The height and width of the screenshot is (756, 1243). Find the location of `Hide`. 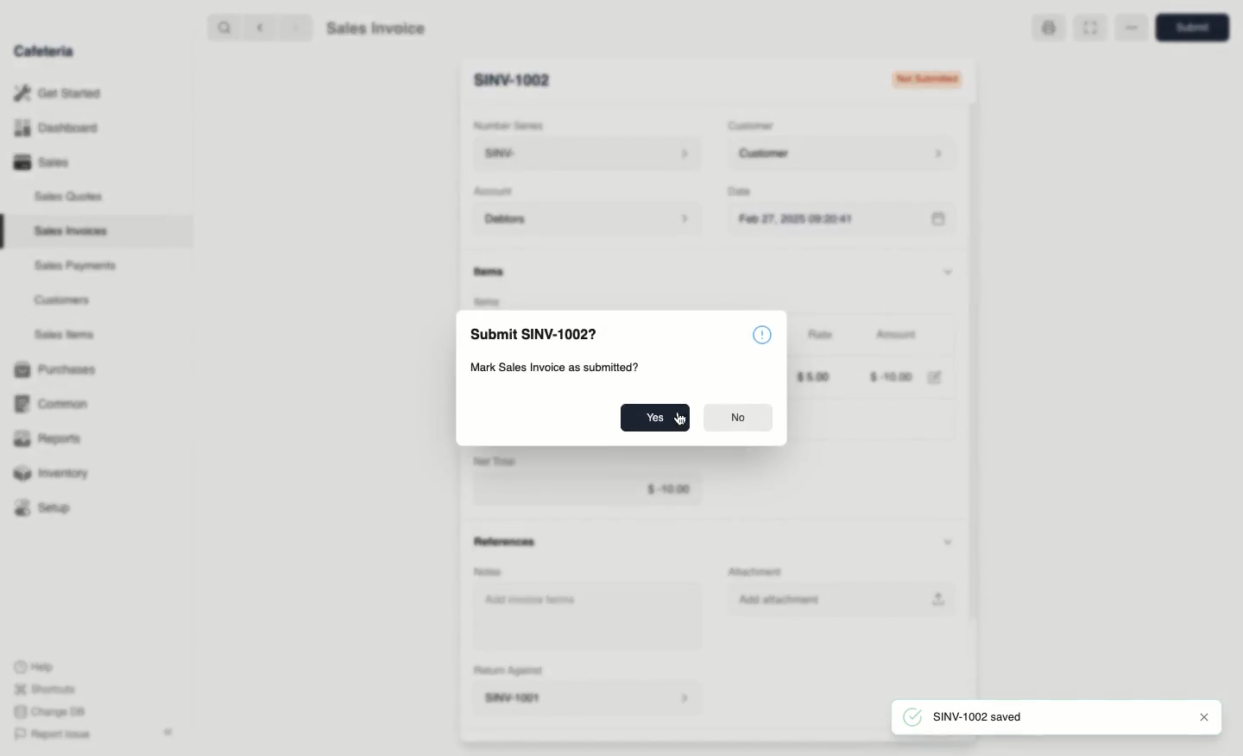

Hide is located at coordinates (955, 269).